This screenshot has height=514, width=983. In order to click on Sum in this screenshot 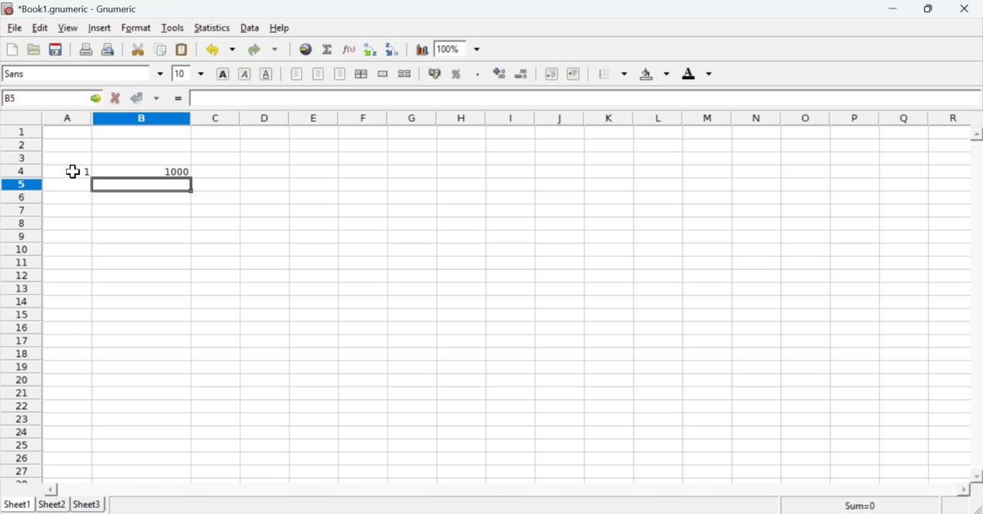, I will do `click(863, 505)`.